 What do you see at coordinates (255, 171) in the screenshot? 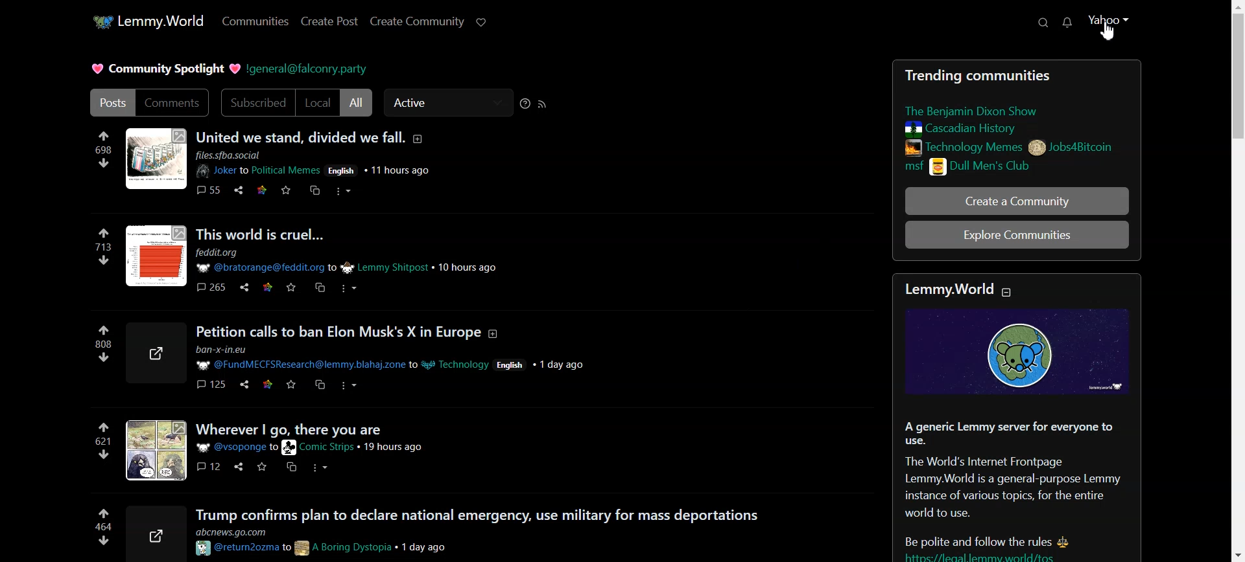
I see `Joker to Political Memes` at bounding box center [255, 171].